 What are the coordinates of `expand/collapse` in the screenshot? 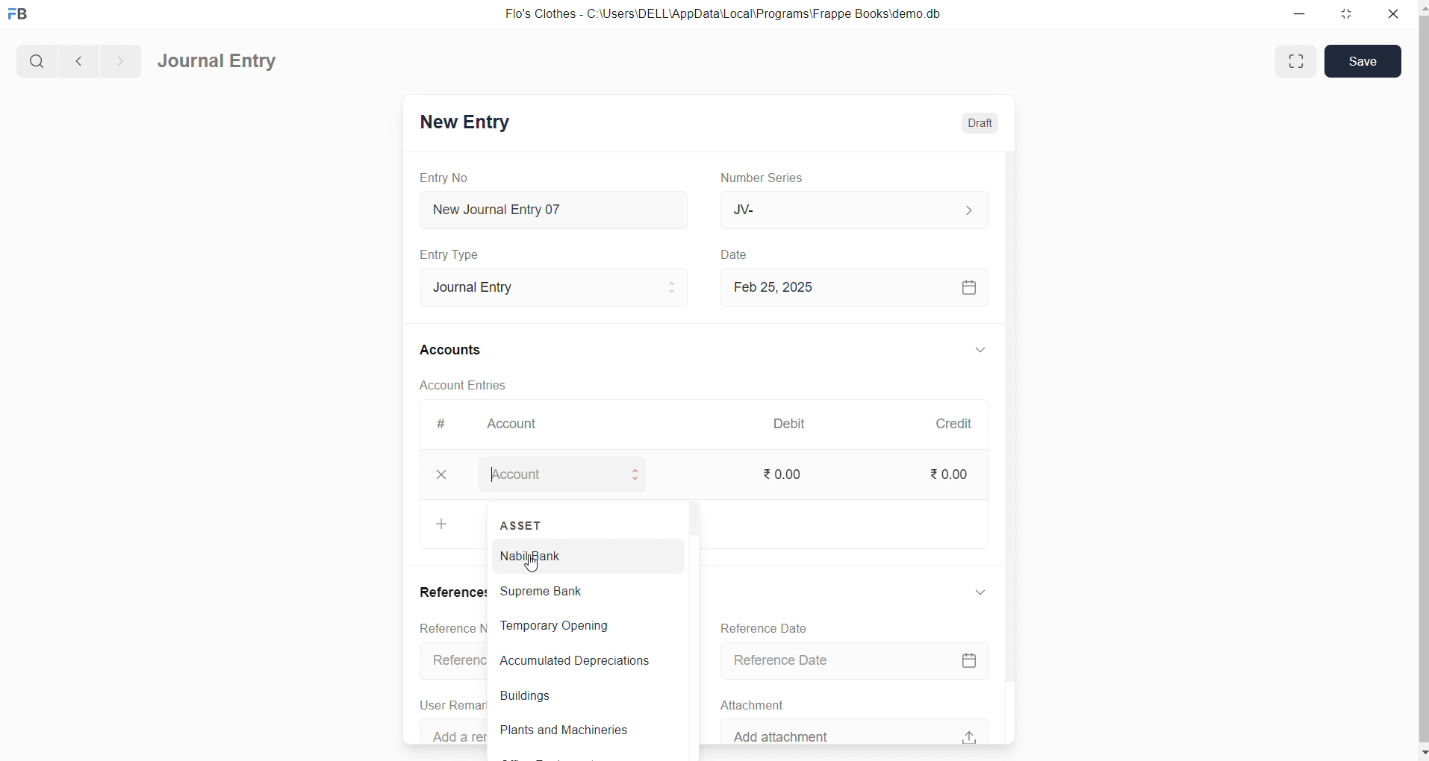 It's located at (983, 592).